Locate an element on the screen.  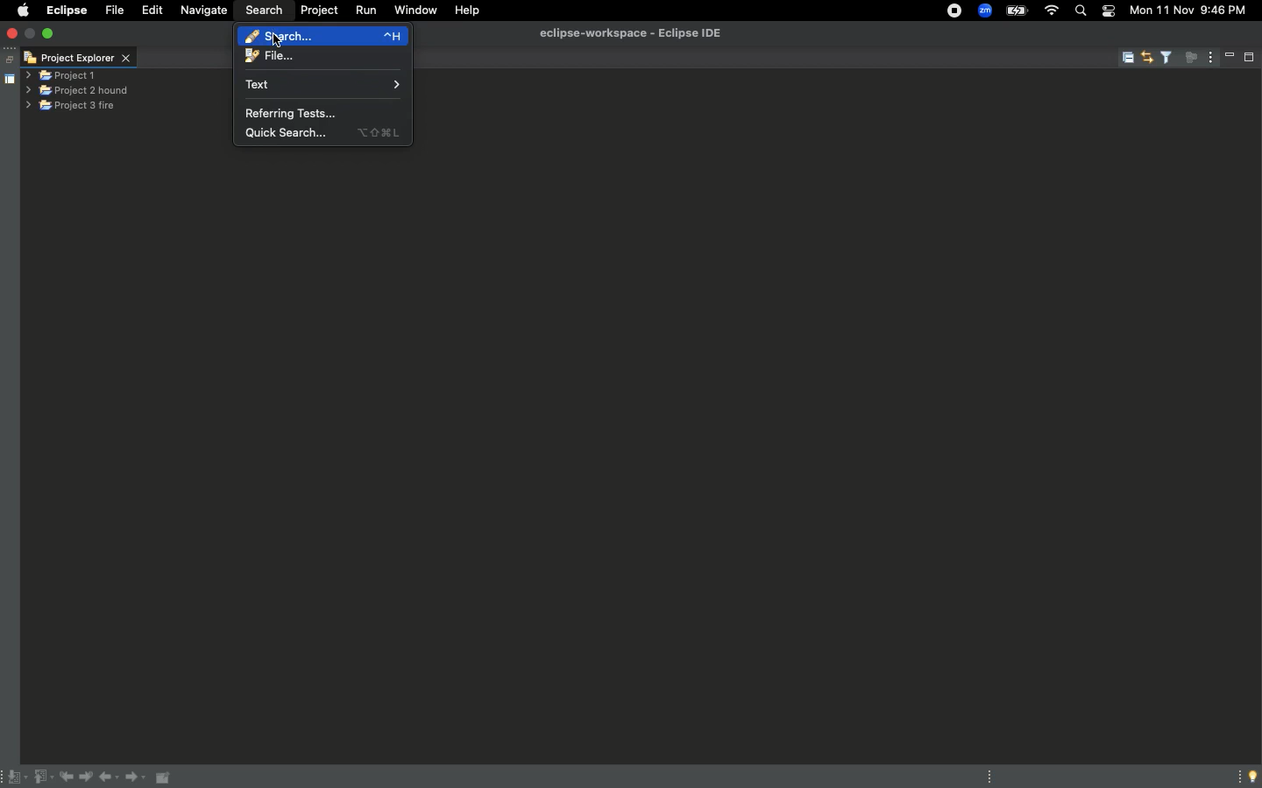
Window is located at coordinates (416, 11).